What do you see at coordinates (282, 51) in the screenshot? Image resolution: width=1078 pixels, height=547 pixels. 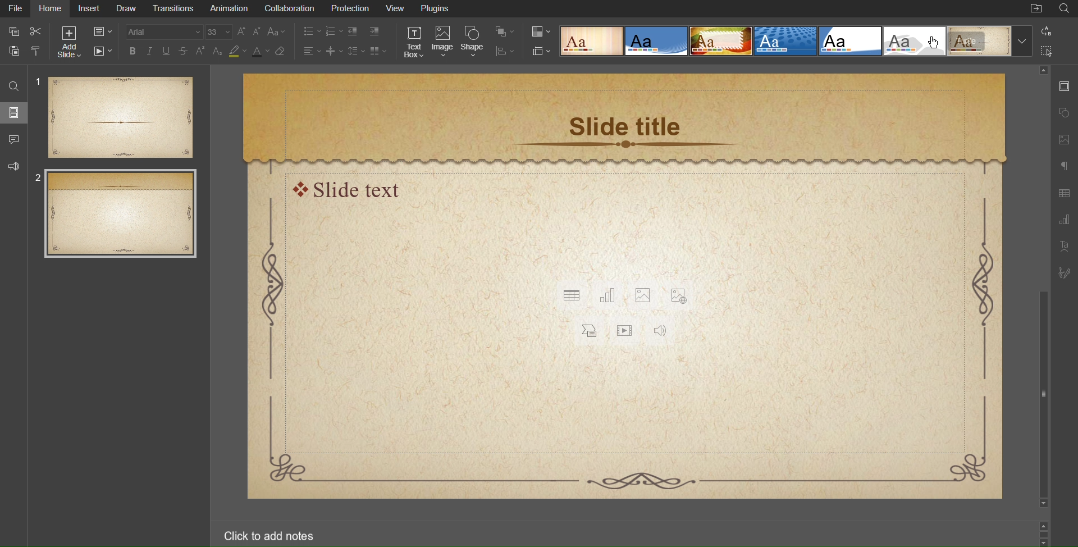 I see `Erase` at bounding box center [282, 51].